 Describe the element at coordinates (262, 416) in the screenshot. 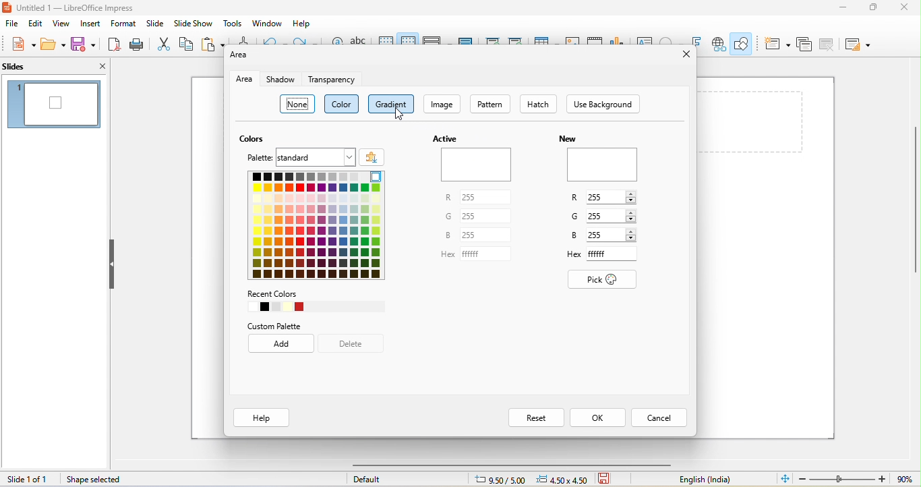

I see `help` at that location.